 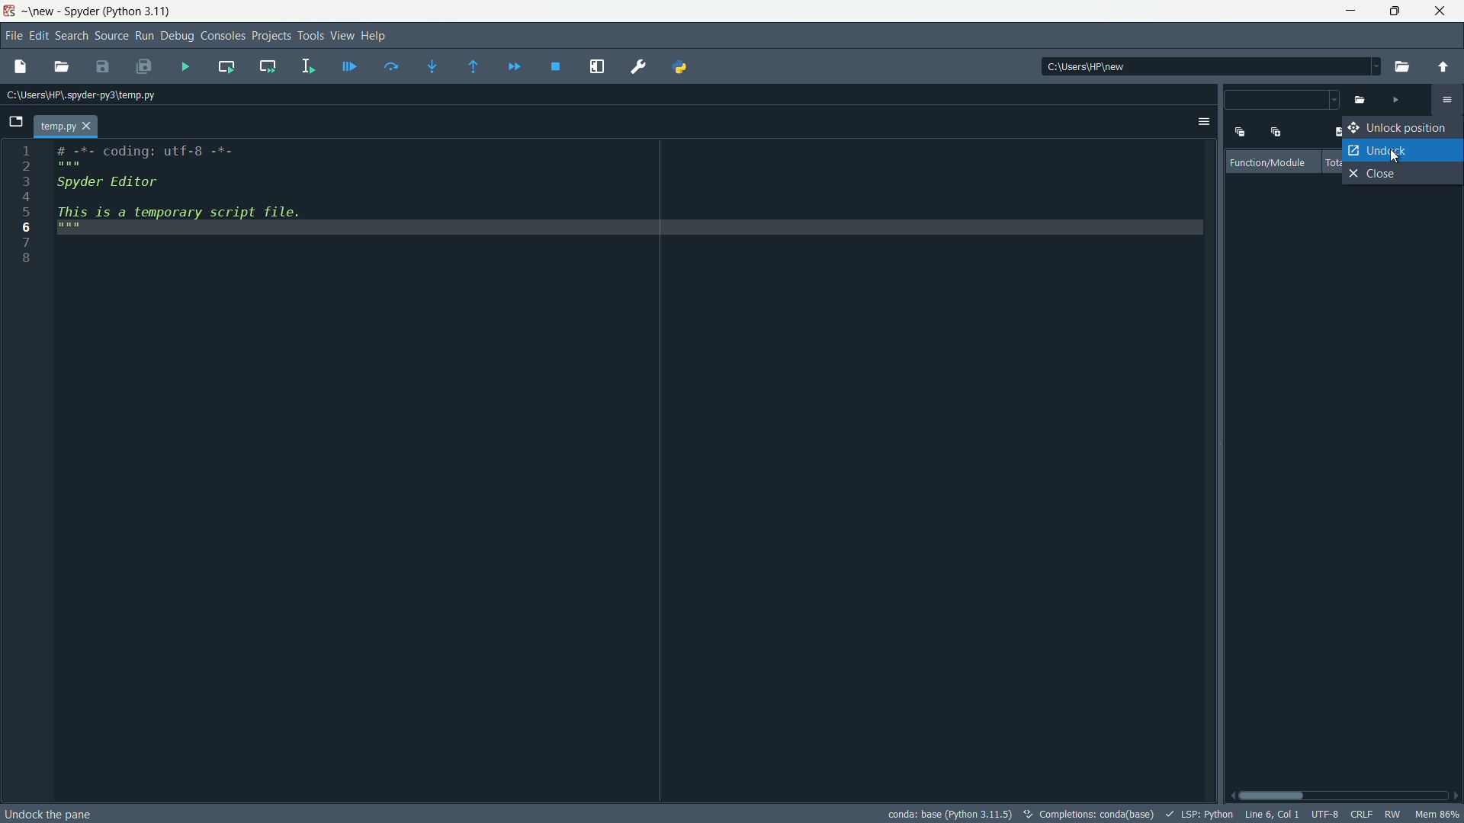 I want to click on continue execution until next function, so click(x=475, y=68).